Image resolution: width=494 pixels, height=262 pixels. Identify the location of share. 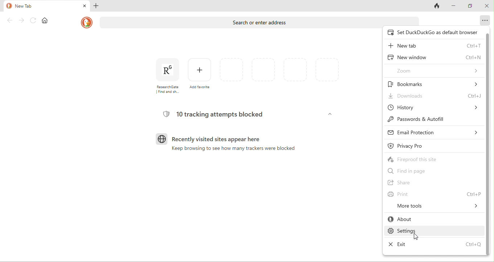
(425, 183).